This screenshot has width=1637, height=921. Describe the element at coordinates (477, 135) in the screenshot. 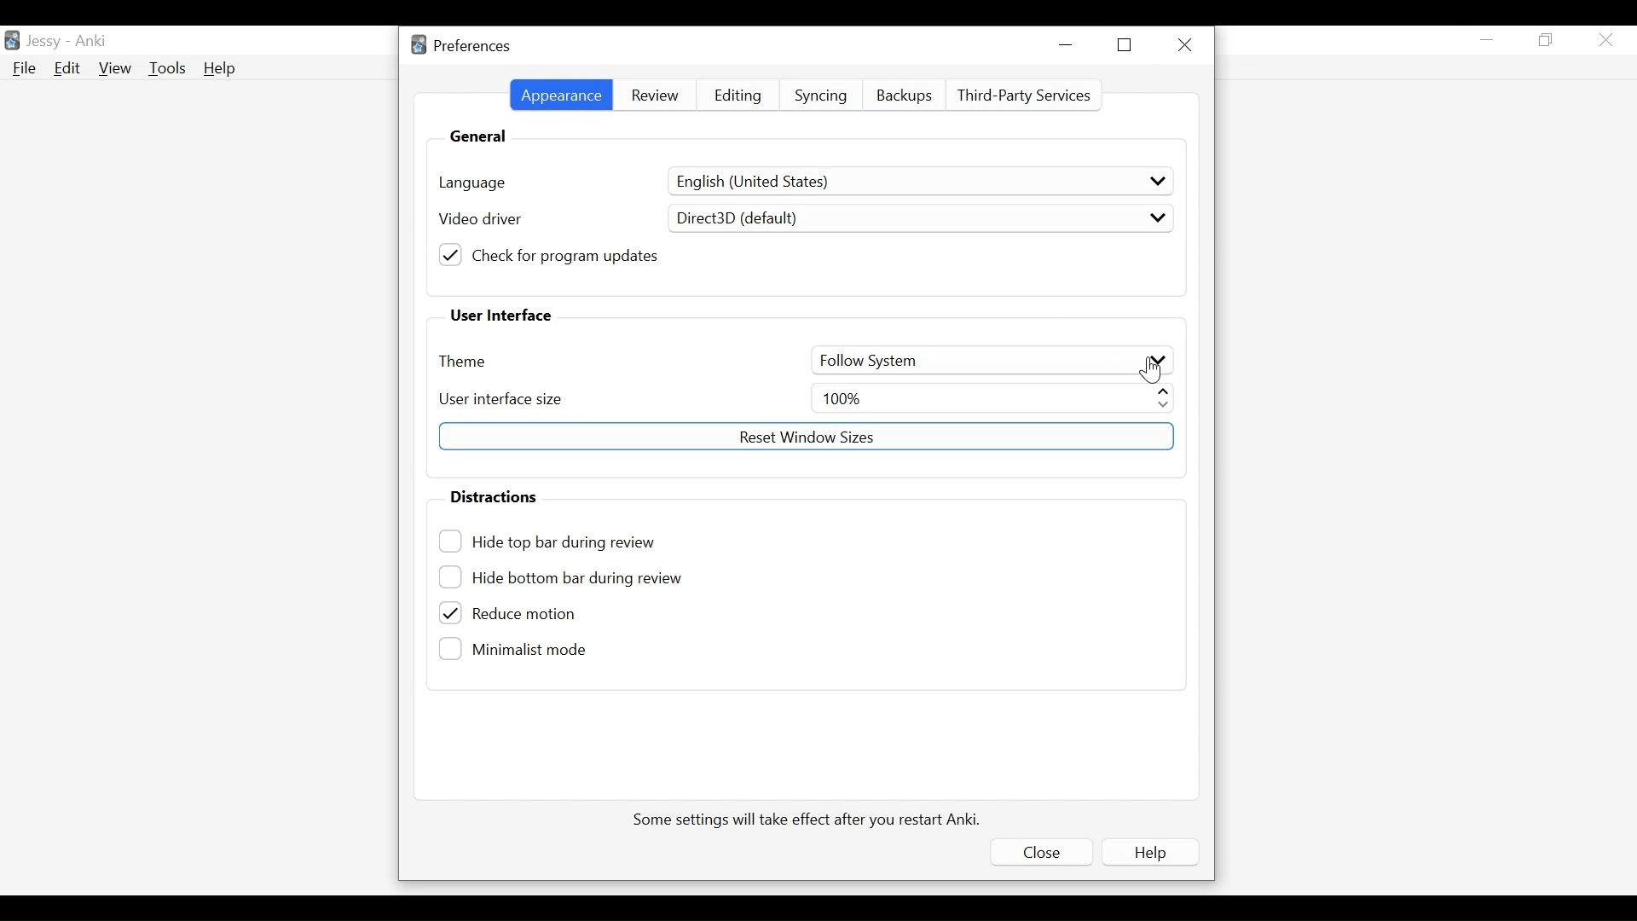

I see `General` at that location.